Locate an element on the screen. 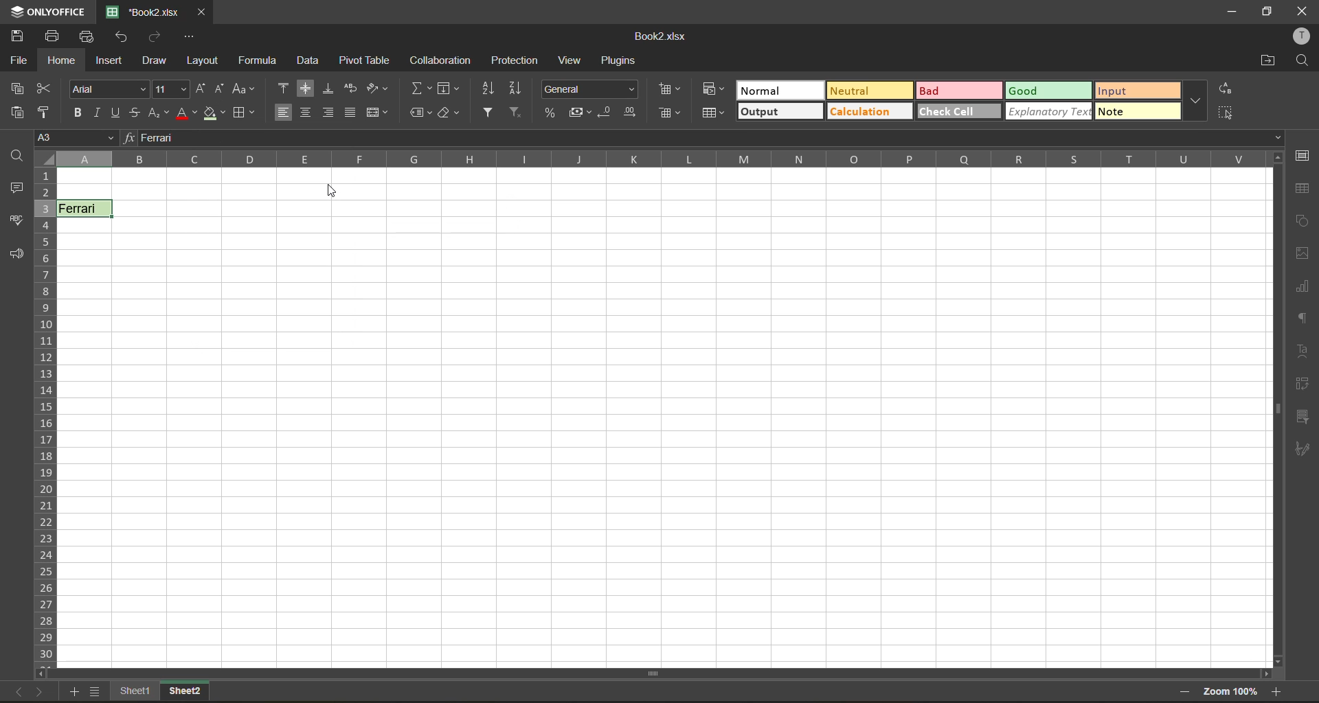 This screenshot has height=703, width=1319. close is located at coordinates (1300, 11).